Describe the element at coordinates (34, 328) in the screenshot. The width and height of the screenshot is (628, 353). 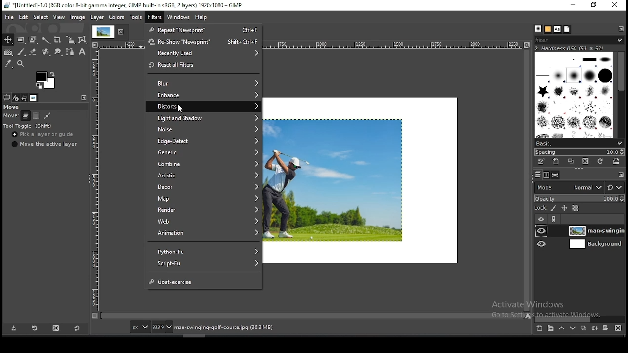
I see `restore tool preset` at that location.